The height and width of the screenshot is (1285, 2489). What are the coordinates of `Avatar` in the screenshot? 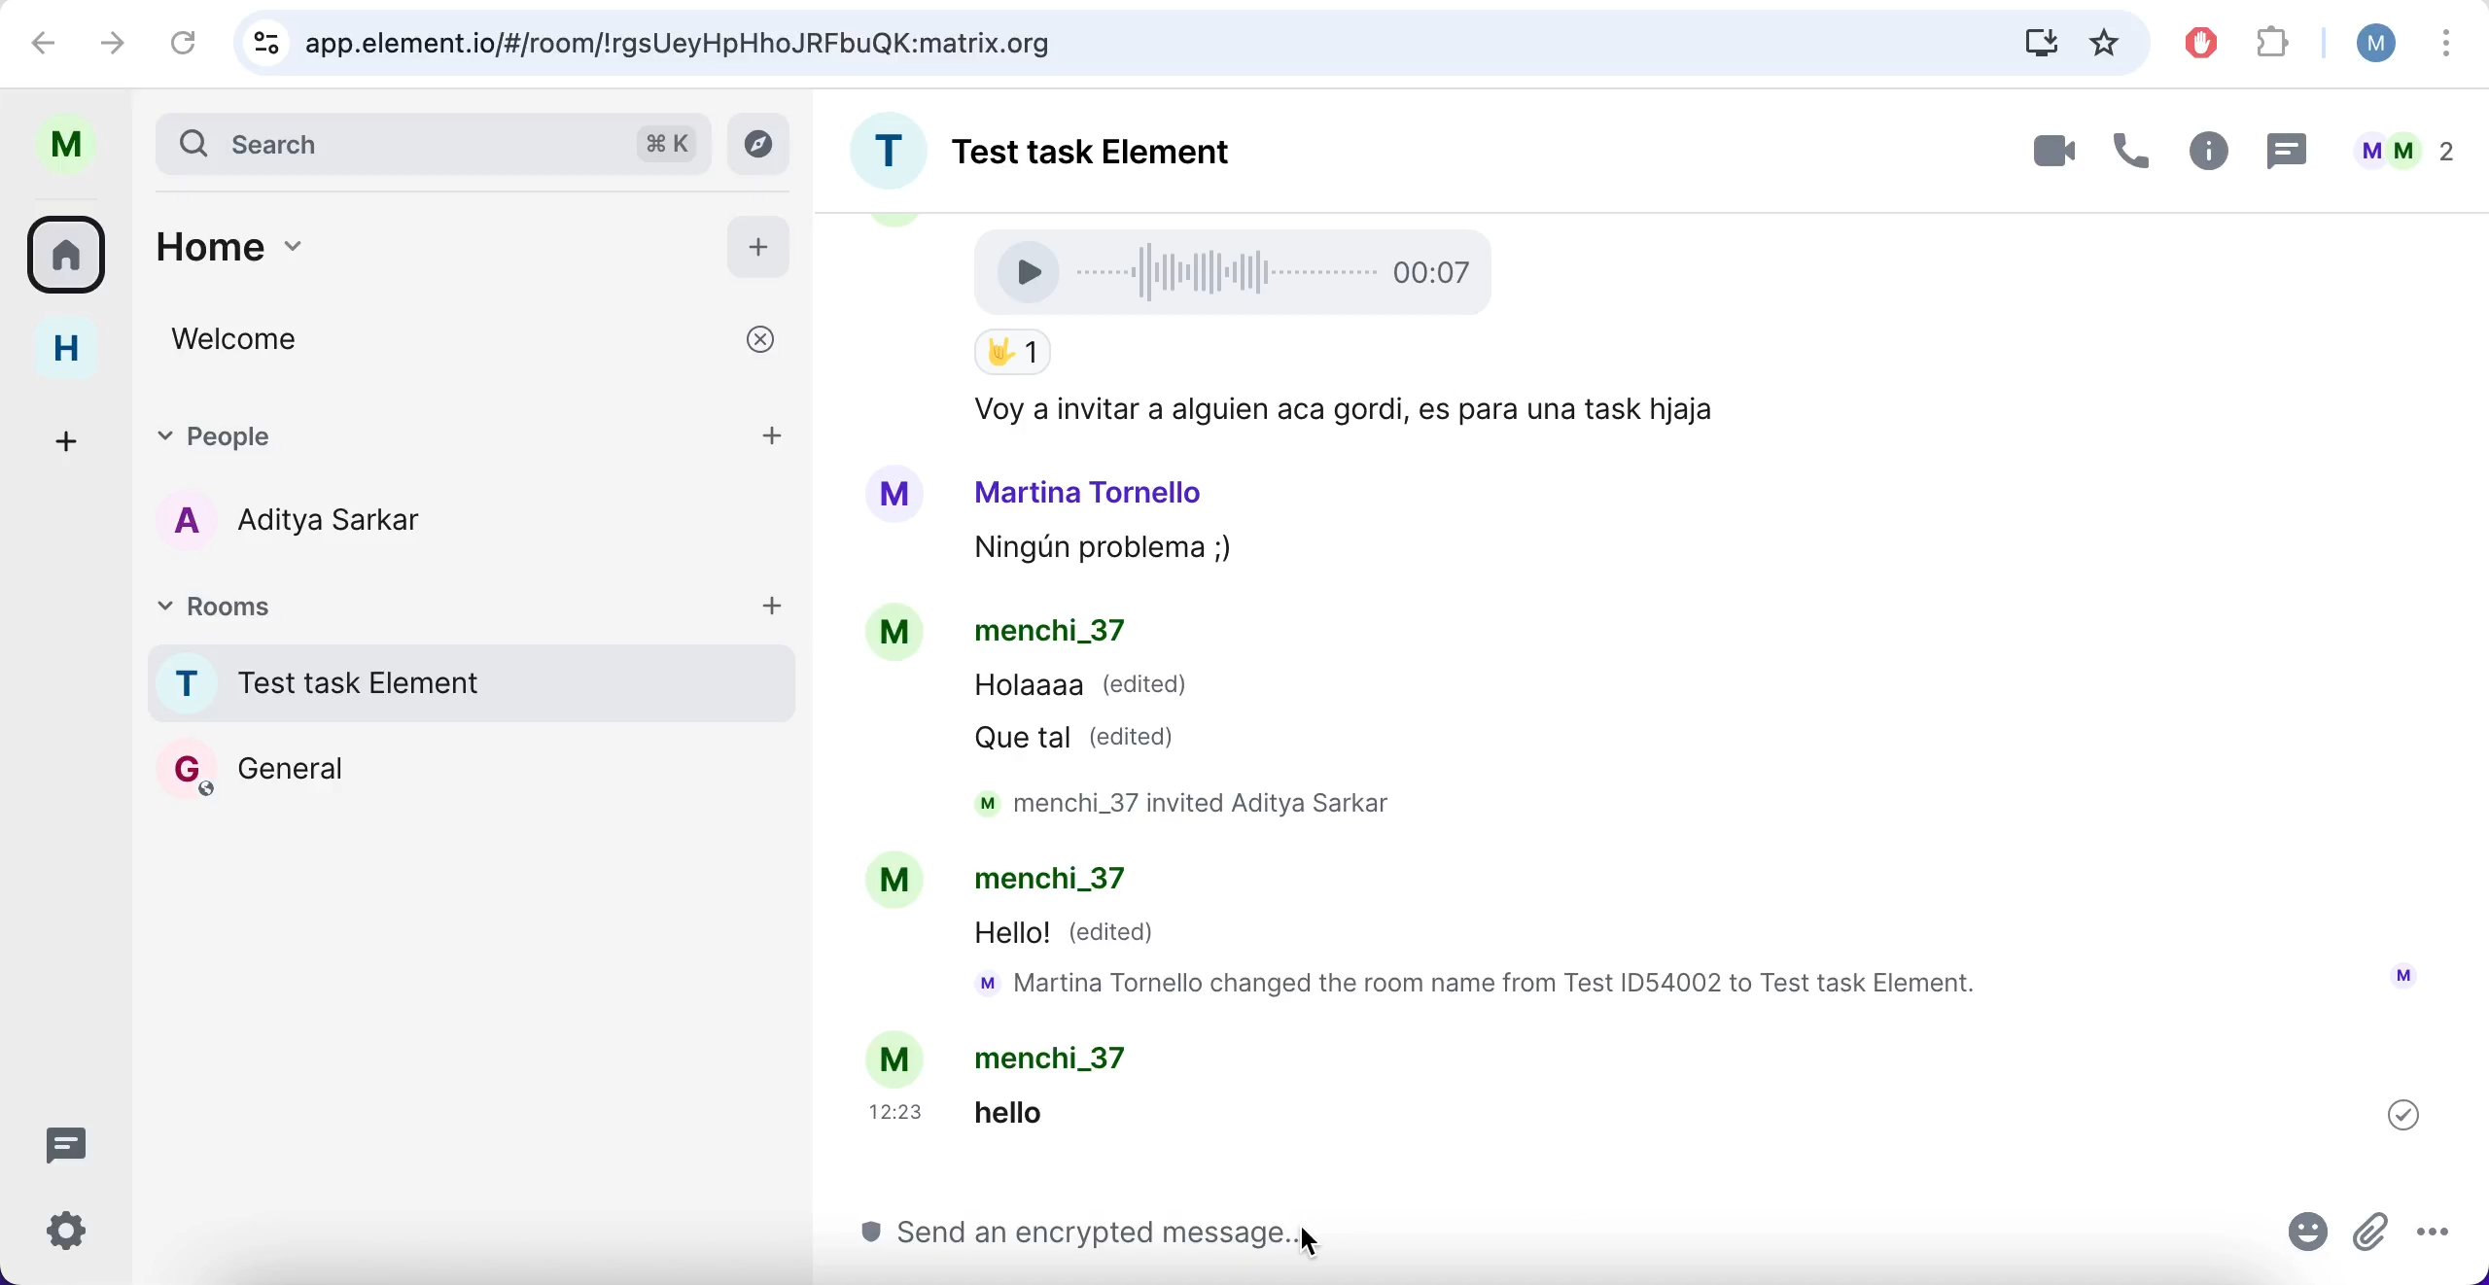 It's located at (894, 495).